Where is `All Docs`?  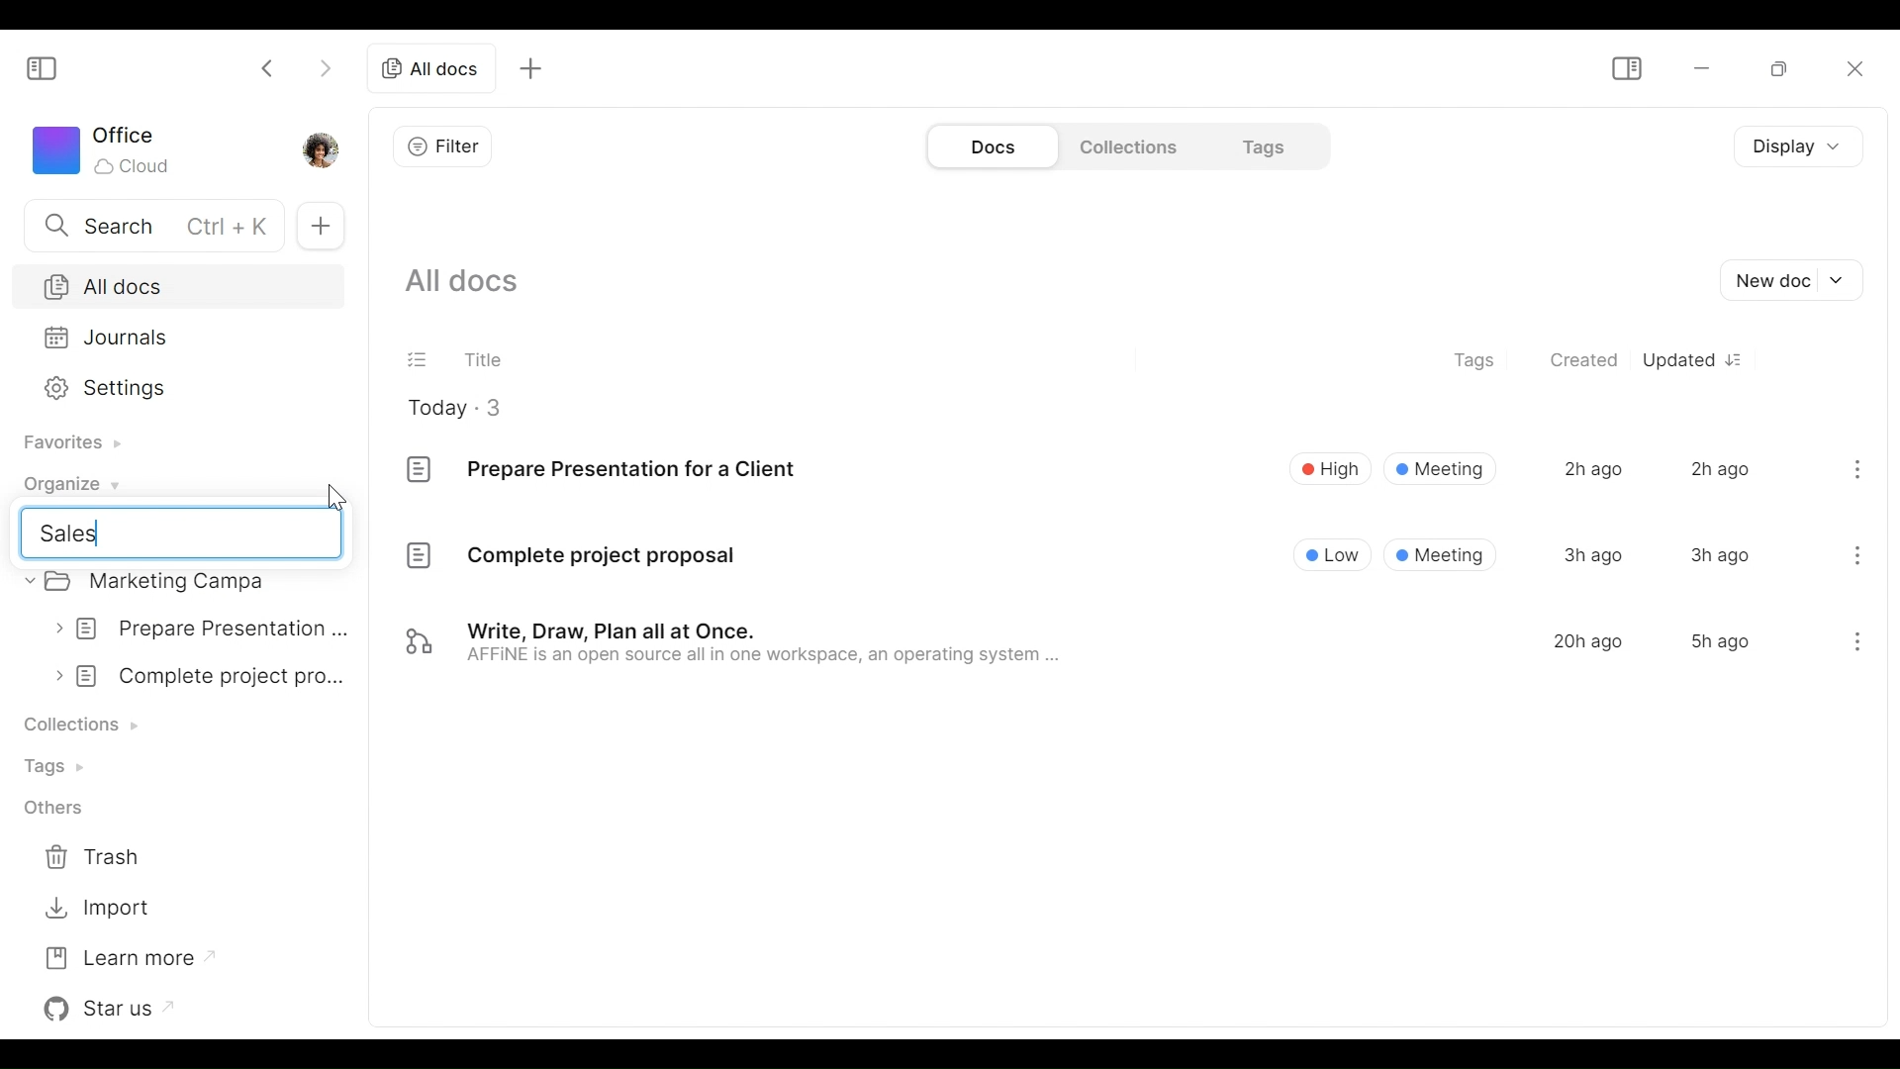
All Docs is located at coordinates (175, 286).